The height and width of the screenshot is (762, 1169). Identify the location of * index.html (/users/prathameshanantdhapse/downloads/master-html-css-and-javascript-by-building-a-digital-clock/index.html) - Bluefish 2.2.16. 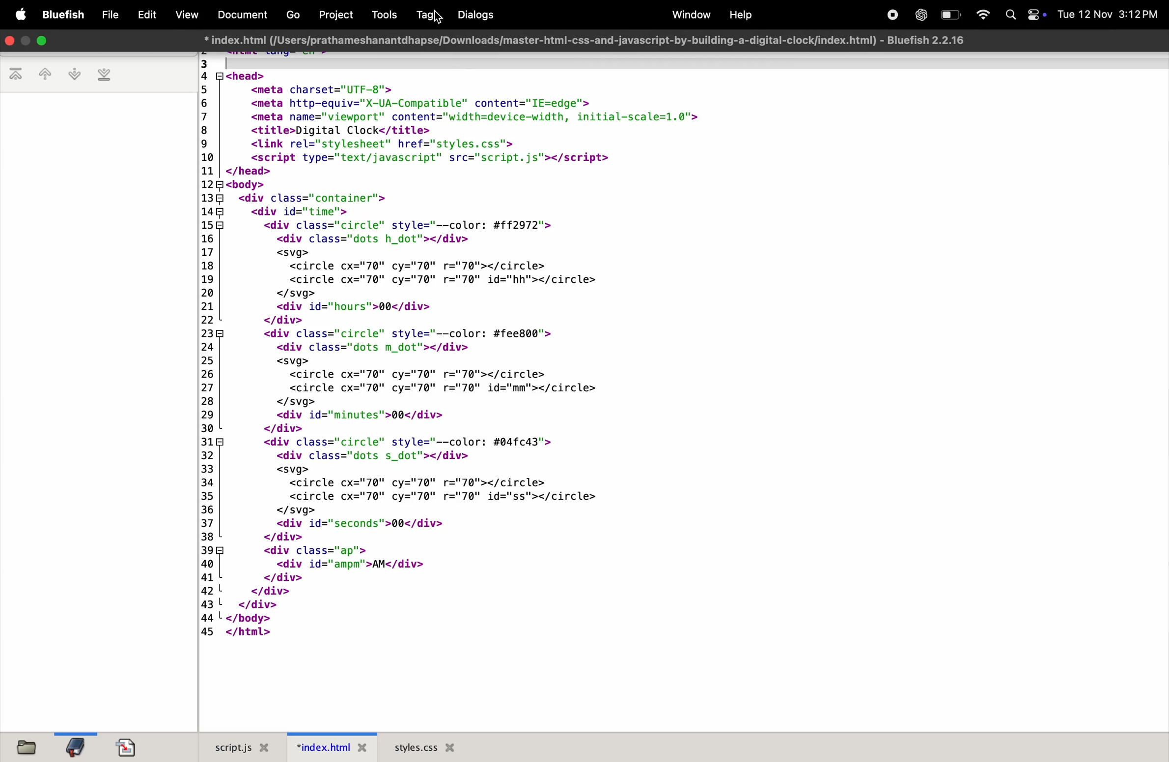
(583, 40).